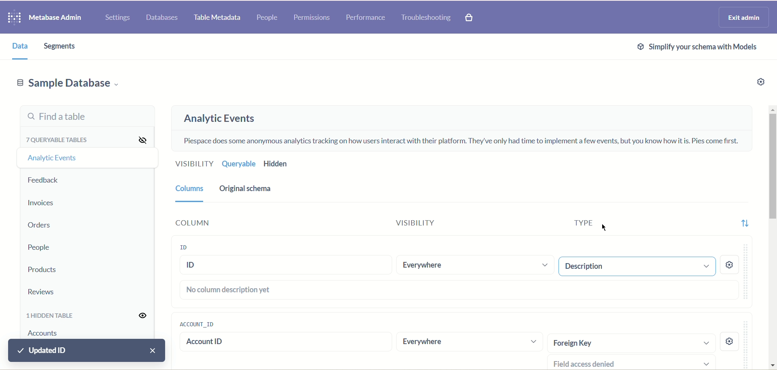 The width and height of the screenshot is (777, 370). What do you see at coordinates (698, 48) in the screenshot?
I see `simplify your schema with models` at bounding box center [698, 48].